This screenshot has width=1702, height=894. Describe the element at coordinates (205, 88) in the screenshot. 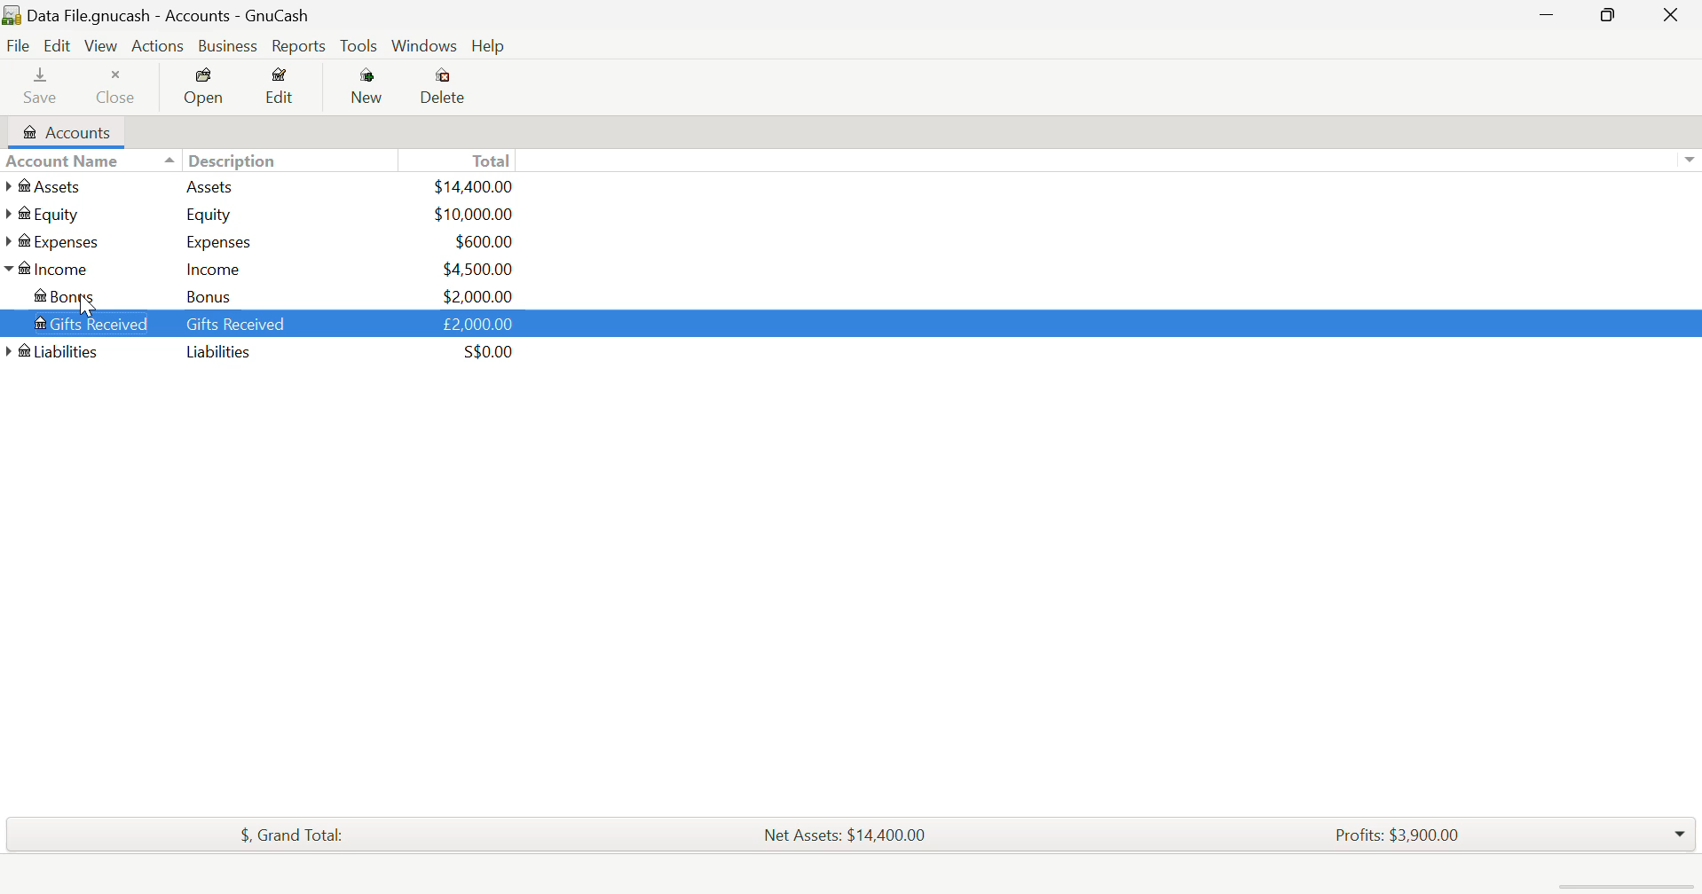

I see `Open` at that location.